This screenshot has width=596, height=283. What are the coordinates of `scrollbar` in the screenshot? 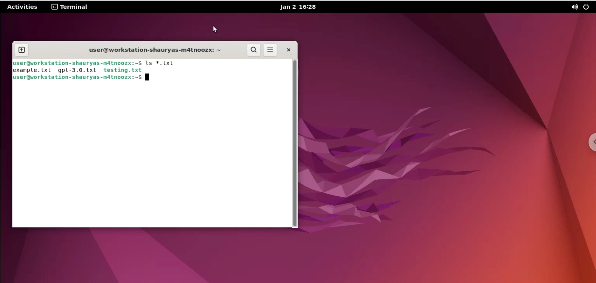 It's located at (295, 144).